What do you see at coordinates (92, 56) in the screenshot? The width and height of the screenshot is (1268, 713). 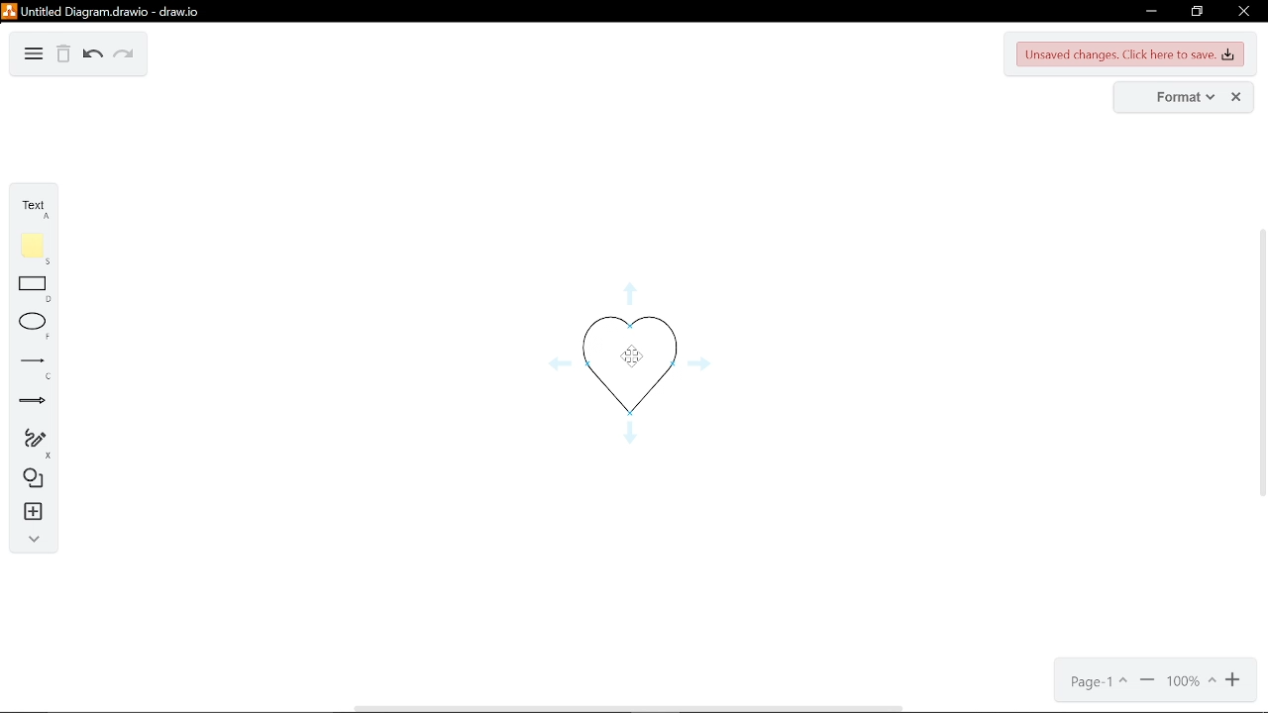 I see `undo` at bounding box center [92, 56].